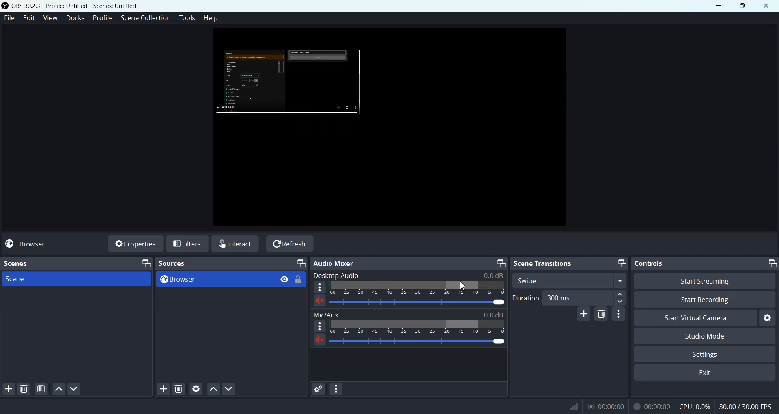 Image resolution: width=779 pixels, height=414 pixels. I want to click on Browser, so click(31, 244).